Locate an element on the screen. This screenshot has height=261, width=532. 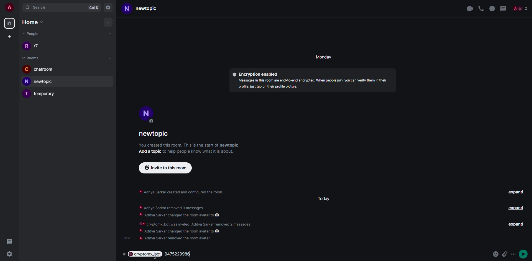
more is located at coordinates (526, 255).